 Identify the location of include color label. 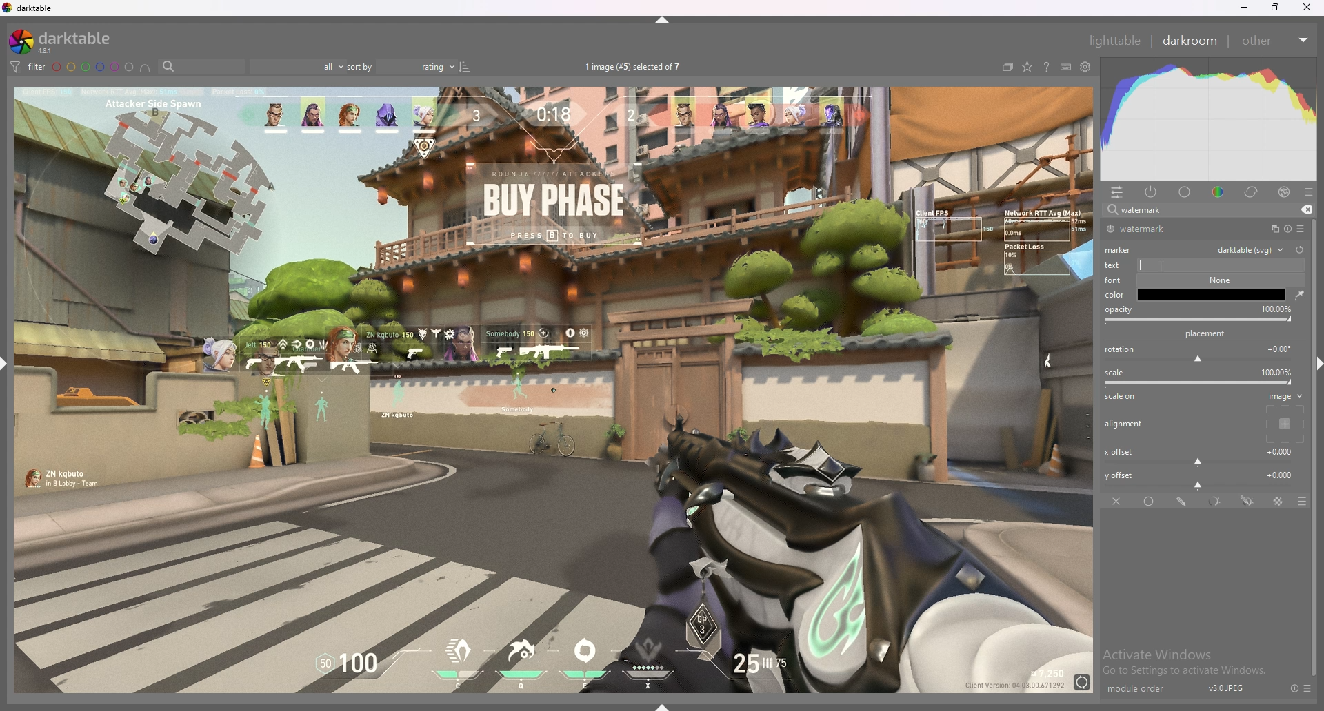
(145, 68).